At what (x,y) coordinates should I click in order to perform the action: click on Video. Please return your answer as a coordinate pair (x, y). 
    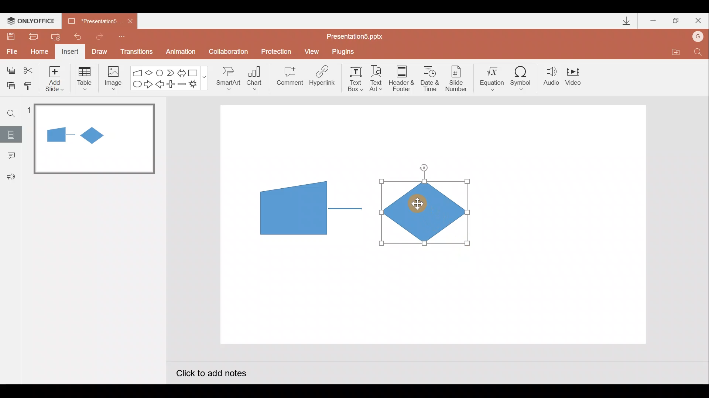
    Looking at the image, I should click on (576, 77).